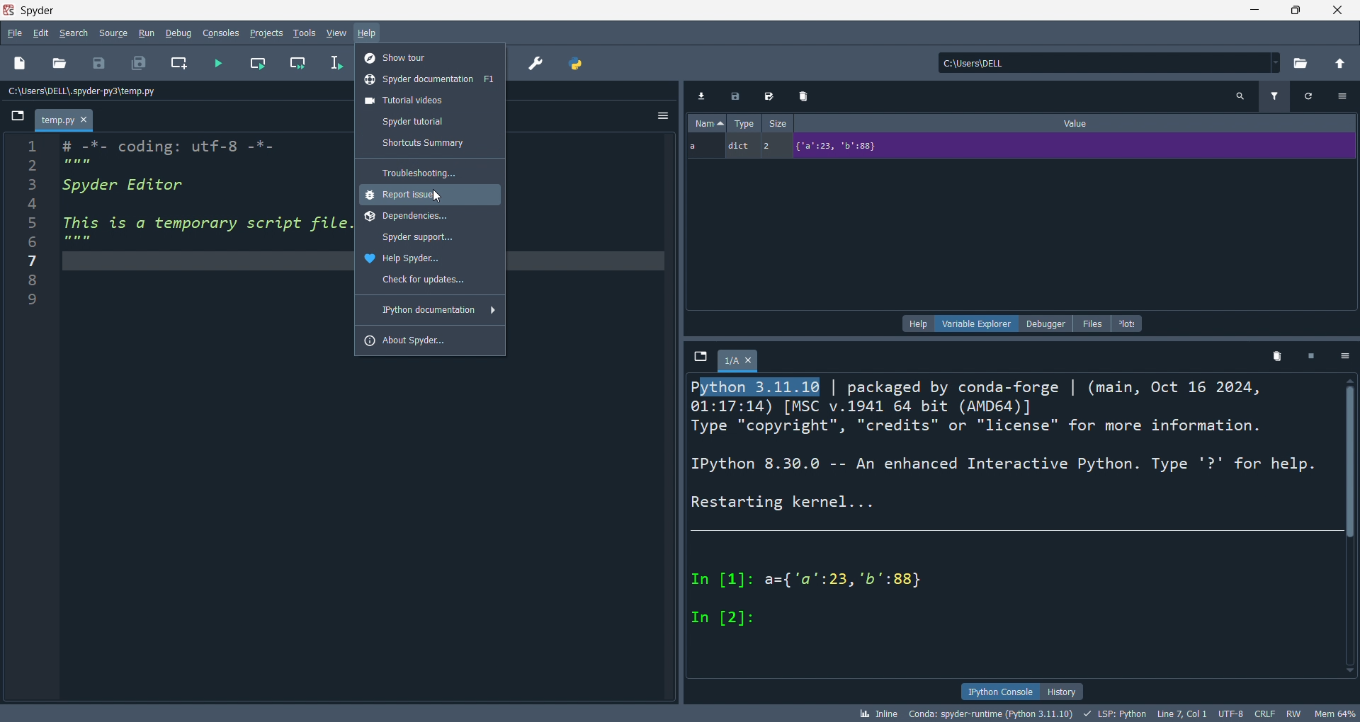 The width and height of the screenshot is (1360, 722). Describe the element at coordinates (1340, 64) in the screenshot. I see `open parent direct` at that location.